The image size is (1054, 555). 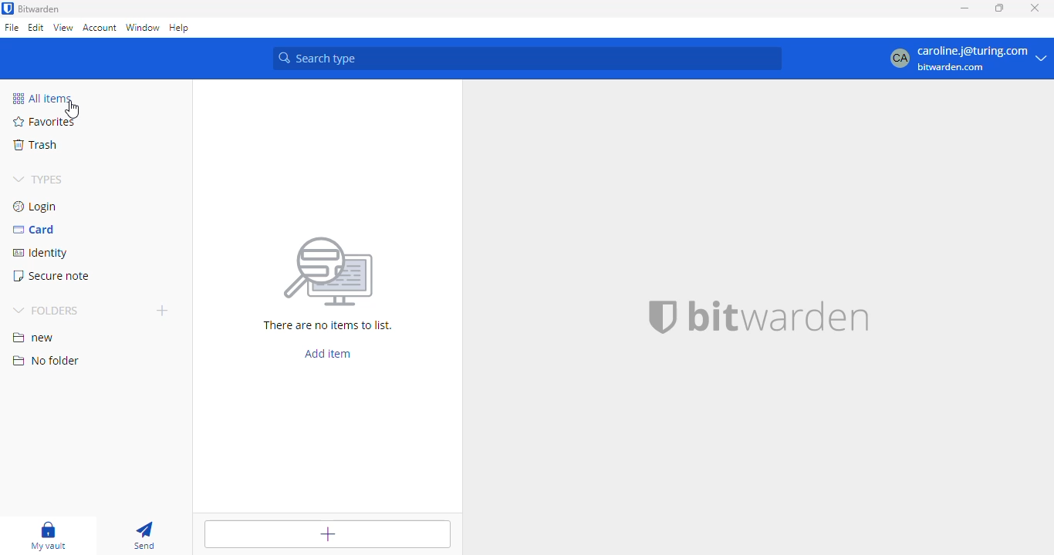 I want to click on add item, so click(x=326, y=533).